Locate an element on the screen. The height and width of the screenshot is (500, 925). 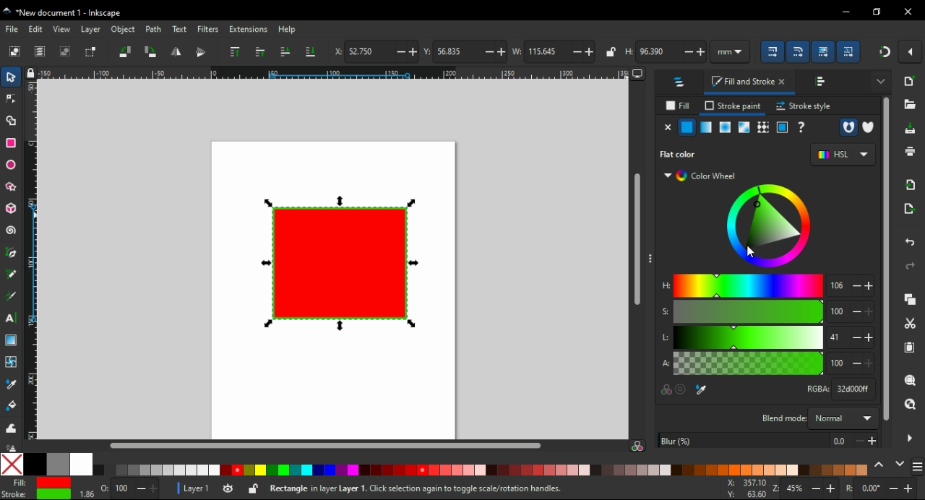
scroll bar is located at coordinates (634, 241).